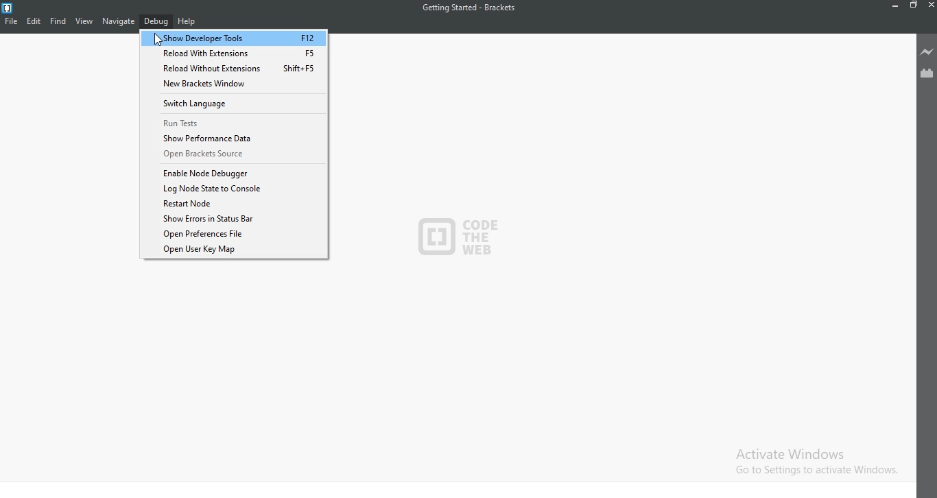  I want to click on Show Performance Data, so click(235, 138).